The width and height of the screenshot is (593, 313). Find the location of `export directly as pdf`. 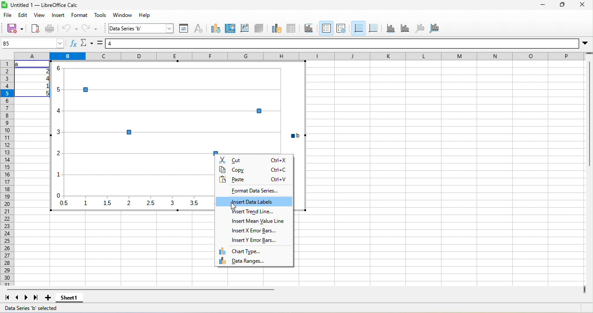

export directly as pdf is located at coordinates (35, 29).